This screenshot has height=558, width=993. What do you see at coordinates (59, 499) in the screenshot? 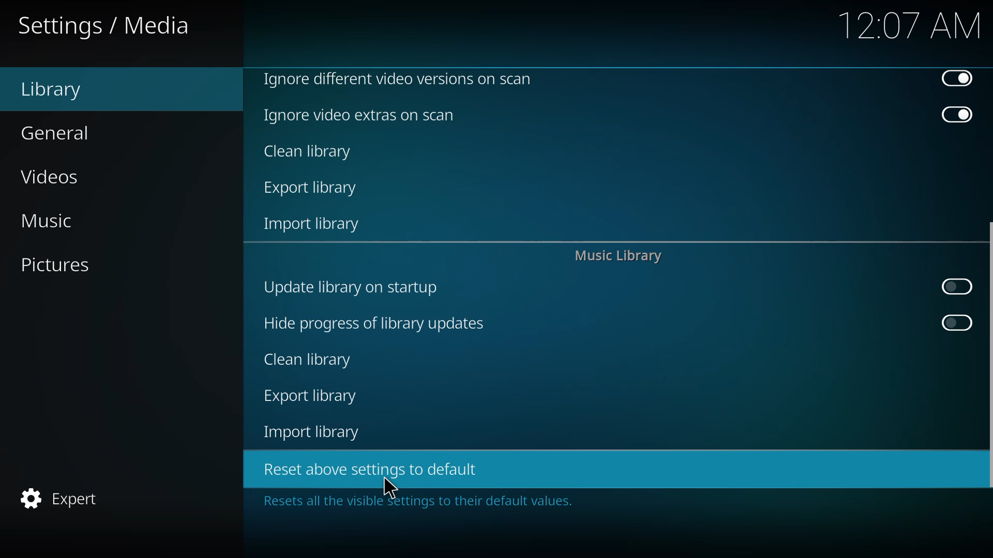
I see `expert` at bounding box center [59, 499].